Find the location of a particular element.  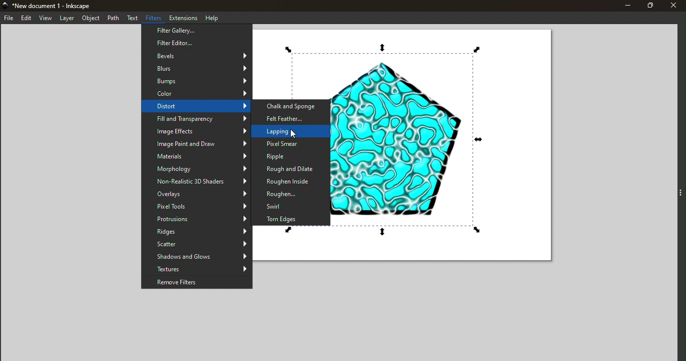

Extensions is located at coordinates (184, 17).